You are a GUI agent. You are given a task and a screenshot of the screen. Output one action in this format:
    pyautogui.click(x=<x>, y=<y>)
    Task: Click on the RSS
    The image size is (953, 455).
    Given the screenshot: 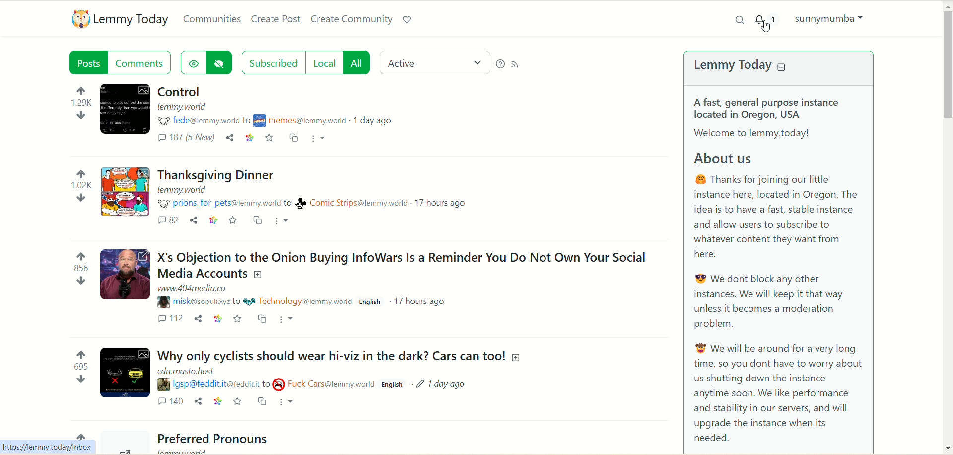 What is the action you would take?
    pyautogui.click(x=514, y=64)
    